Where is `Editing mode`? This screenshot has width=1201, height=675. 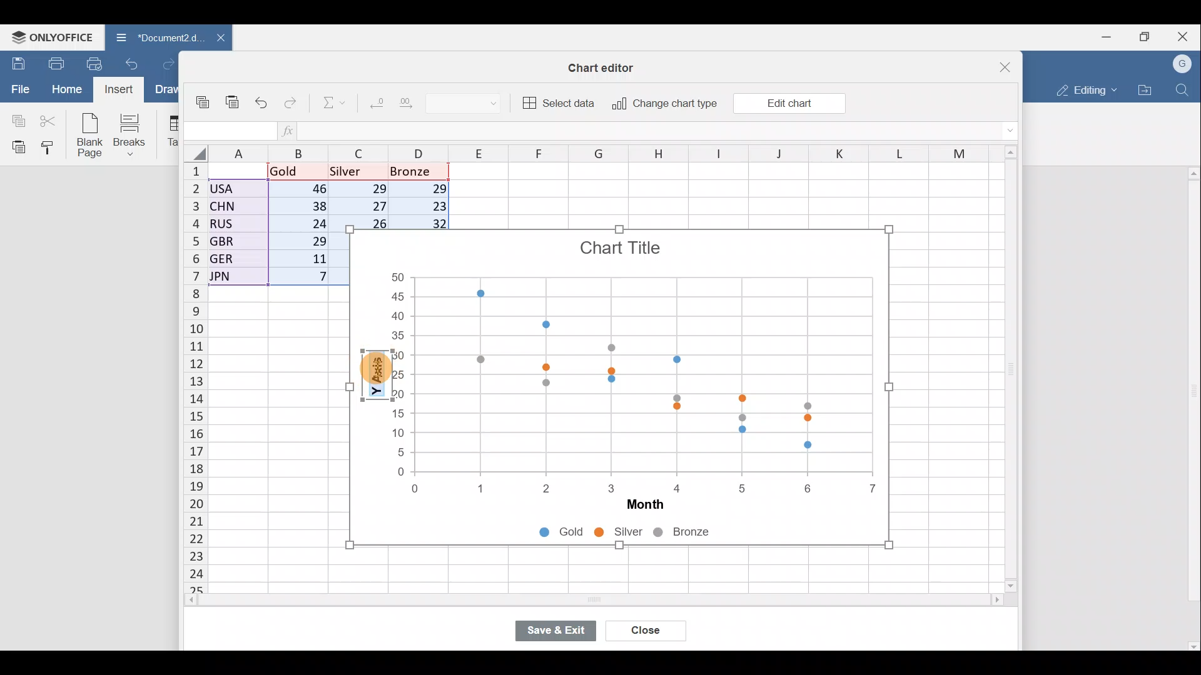
Editing mode is located at coordinates (1083, 90).